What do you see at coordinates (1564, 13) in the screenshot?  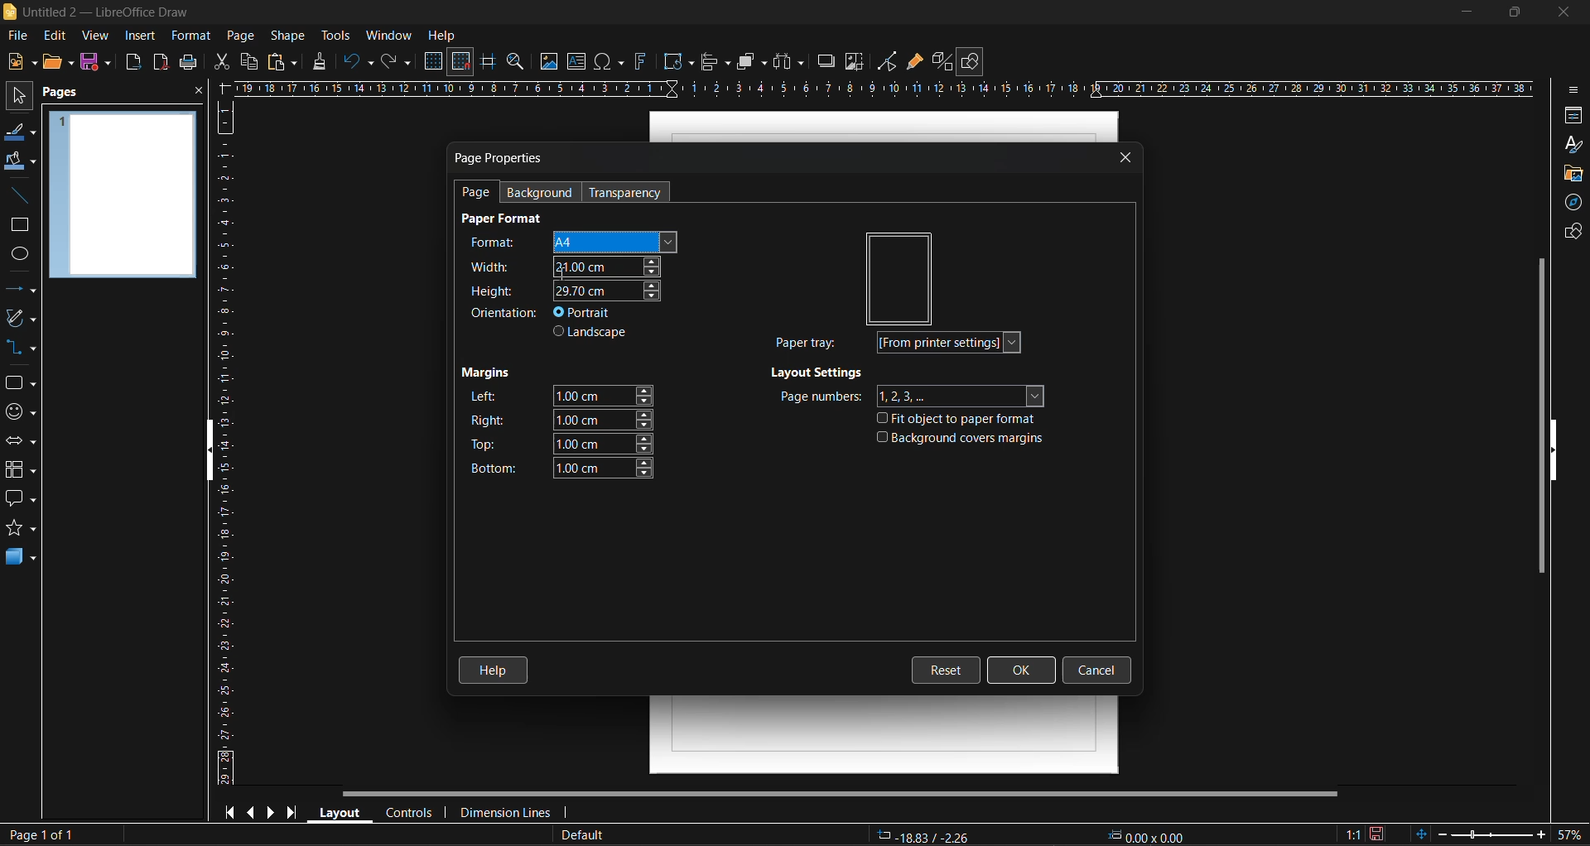 I see `close` at bounding box center [1564, 13].